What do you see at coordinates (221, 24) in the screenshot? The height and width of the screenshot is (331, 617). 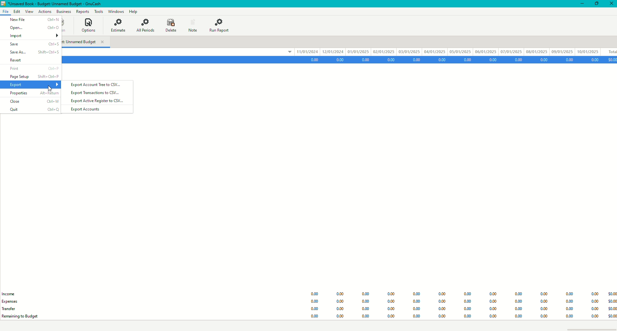 I see `Run Report` at bounding box center [221, 24].